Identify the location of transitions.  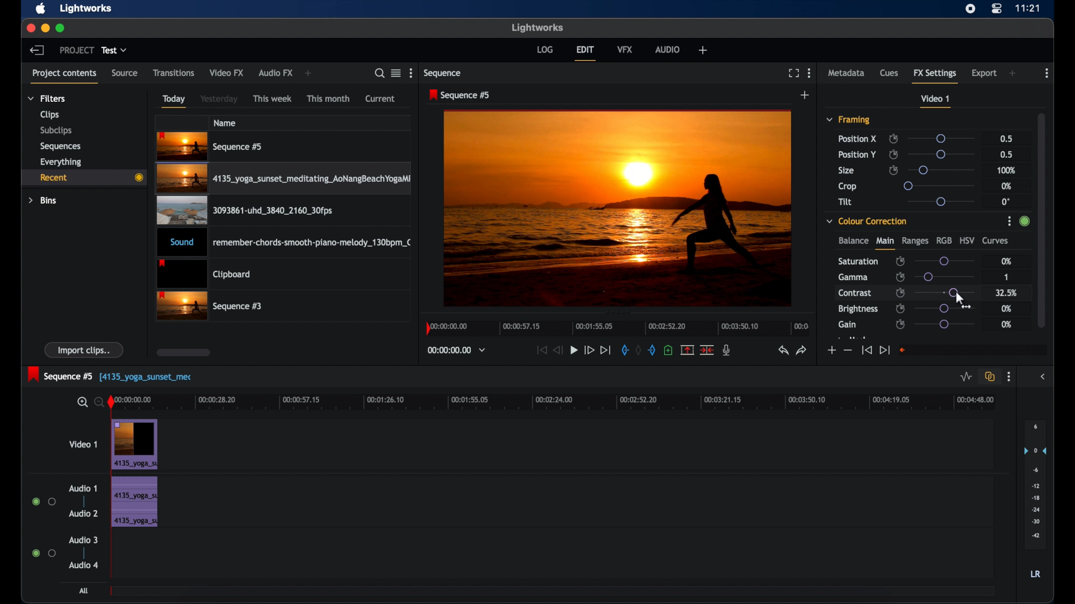
(174, 73).